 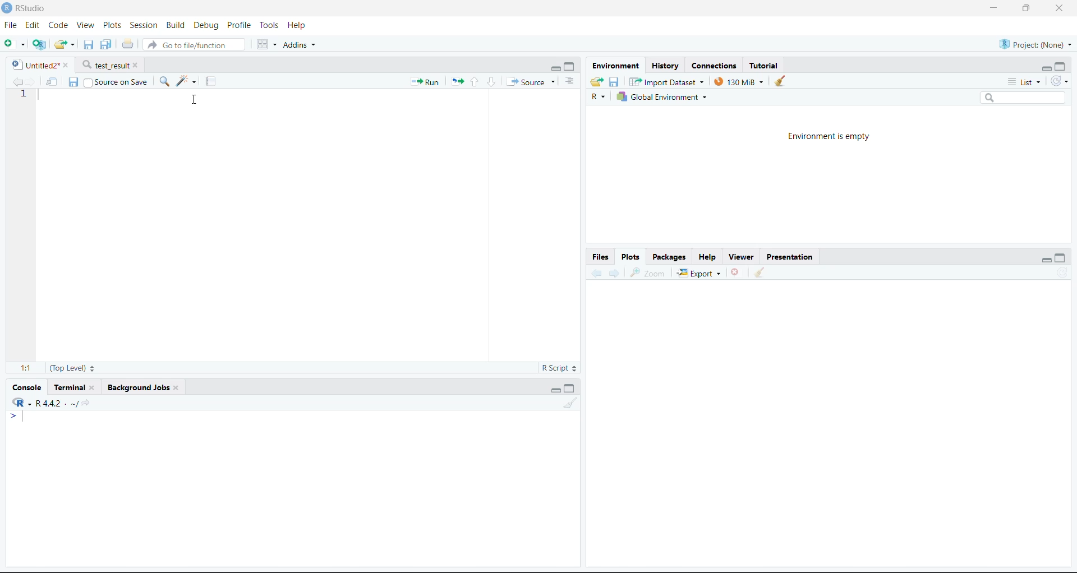 What do you see at coordinates (736, 270) in the screenshot?
I see `Close` at bounding box center [736, 270].